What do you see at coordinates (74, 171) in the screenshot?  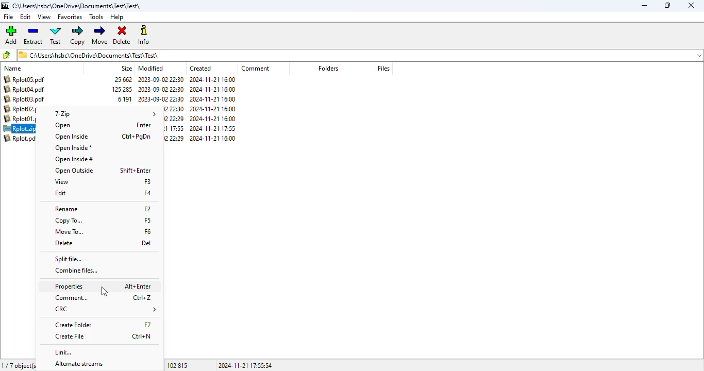 I see `open outside` at bounding box center [74, 171].